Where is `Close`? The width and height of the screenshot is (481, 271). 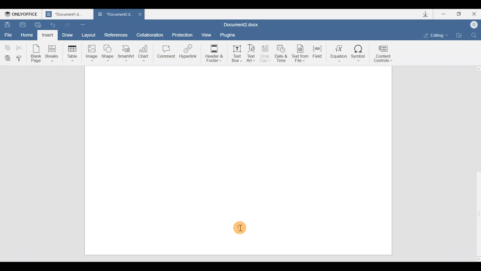 Close is located at coordinates (474, 14).